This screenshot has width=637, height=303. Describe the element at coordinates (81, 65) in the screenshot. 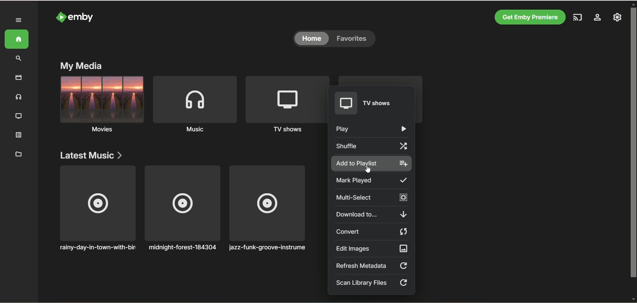

I see `my media` at that location.